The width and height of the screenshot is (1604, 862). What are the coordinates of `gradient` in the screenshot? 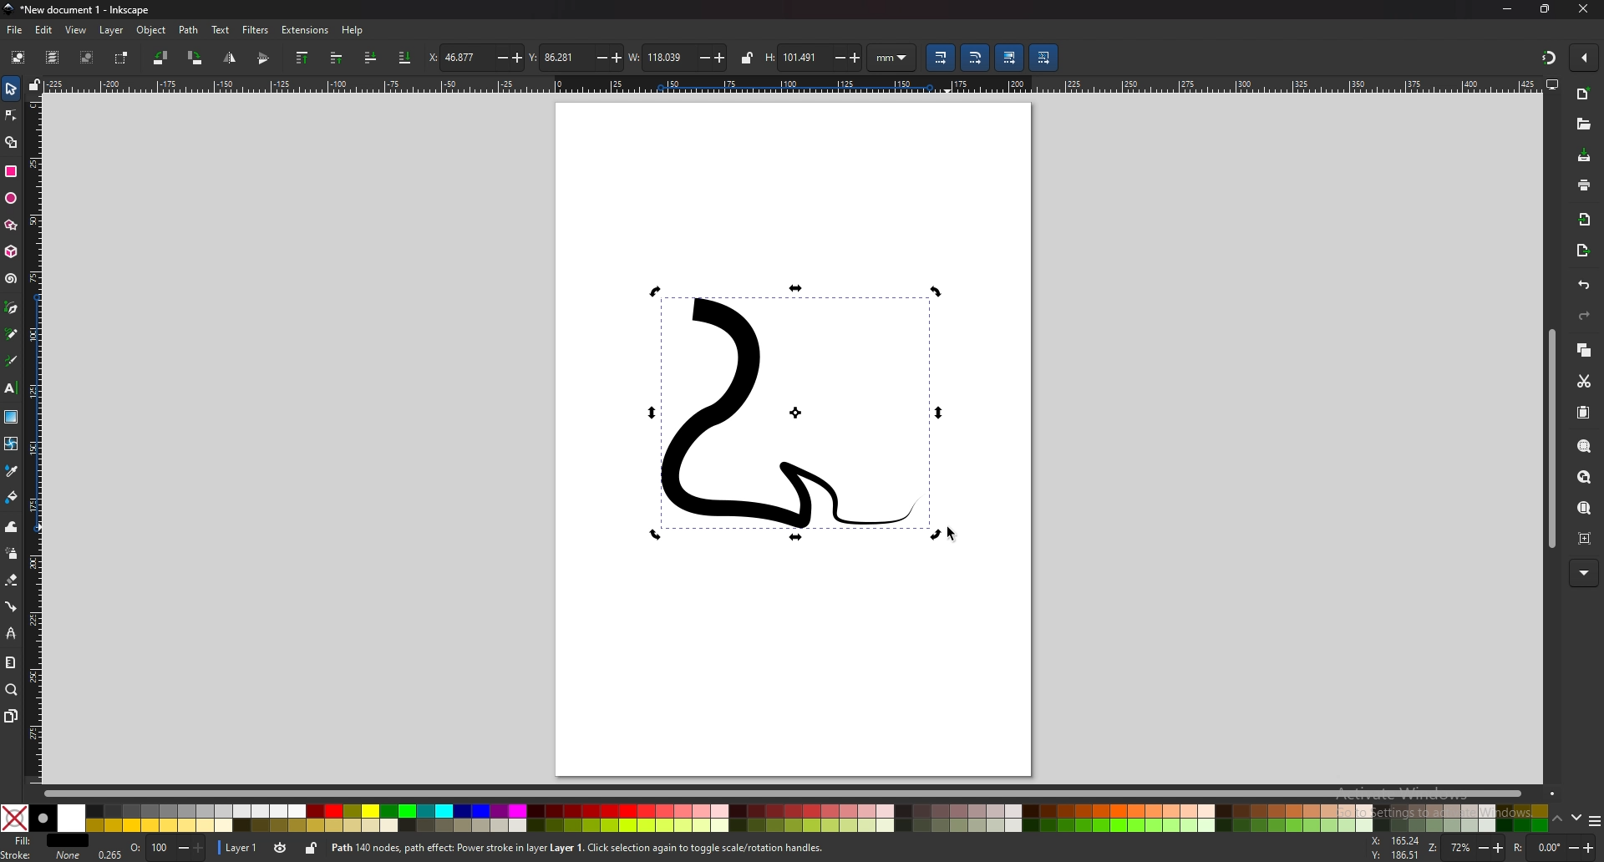 It's located at (12, 416).